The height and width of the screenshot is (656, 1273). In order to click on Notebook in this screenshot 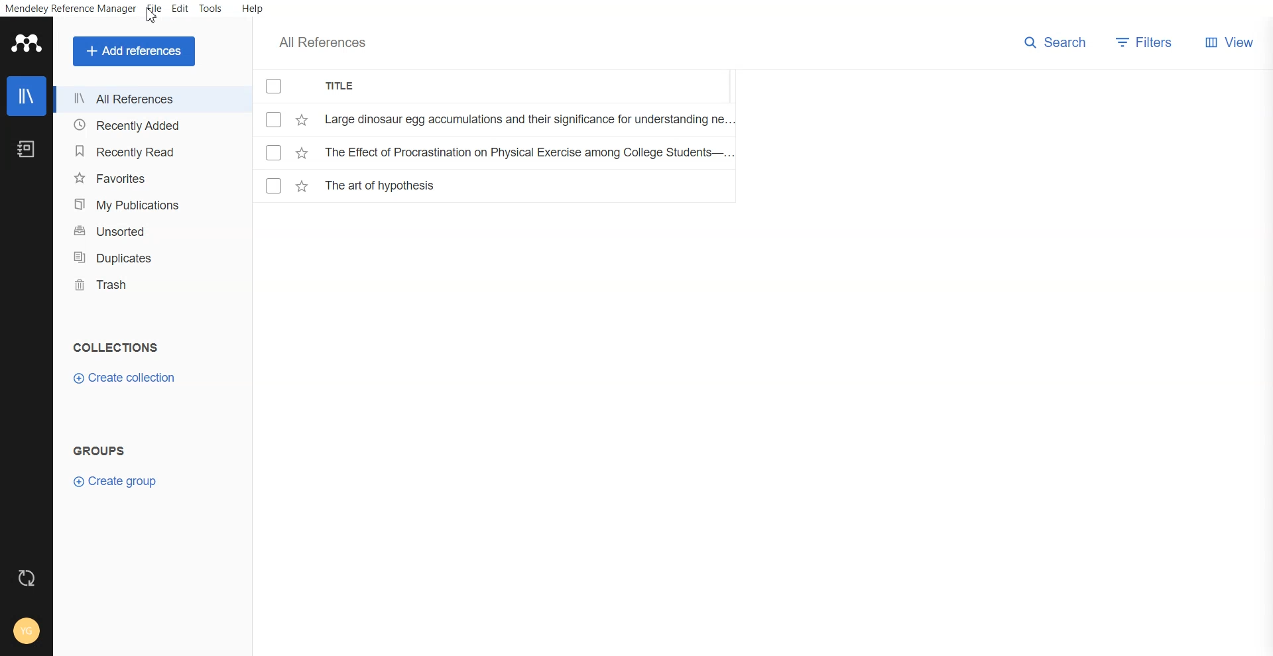, I will do `click(26, 148)`.